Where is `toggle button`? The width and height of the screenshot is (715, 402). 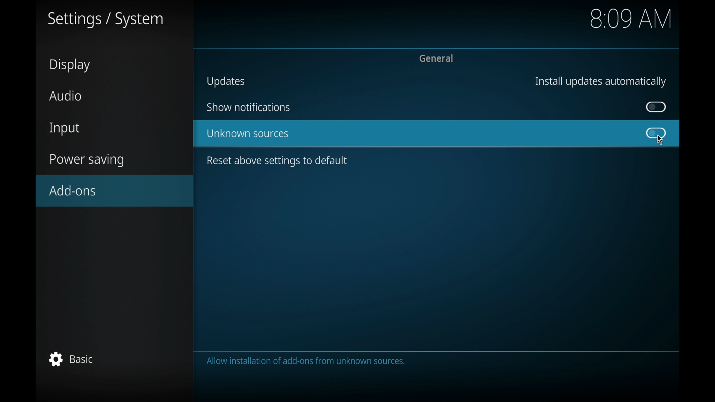 toggle button is located at coordinates (656, 107).